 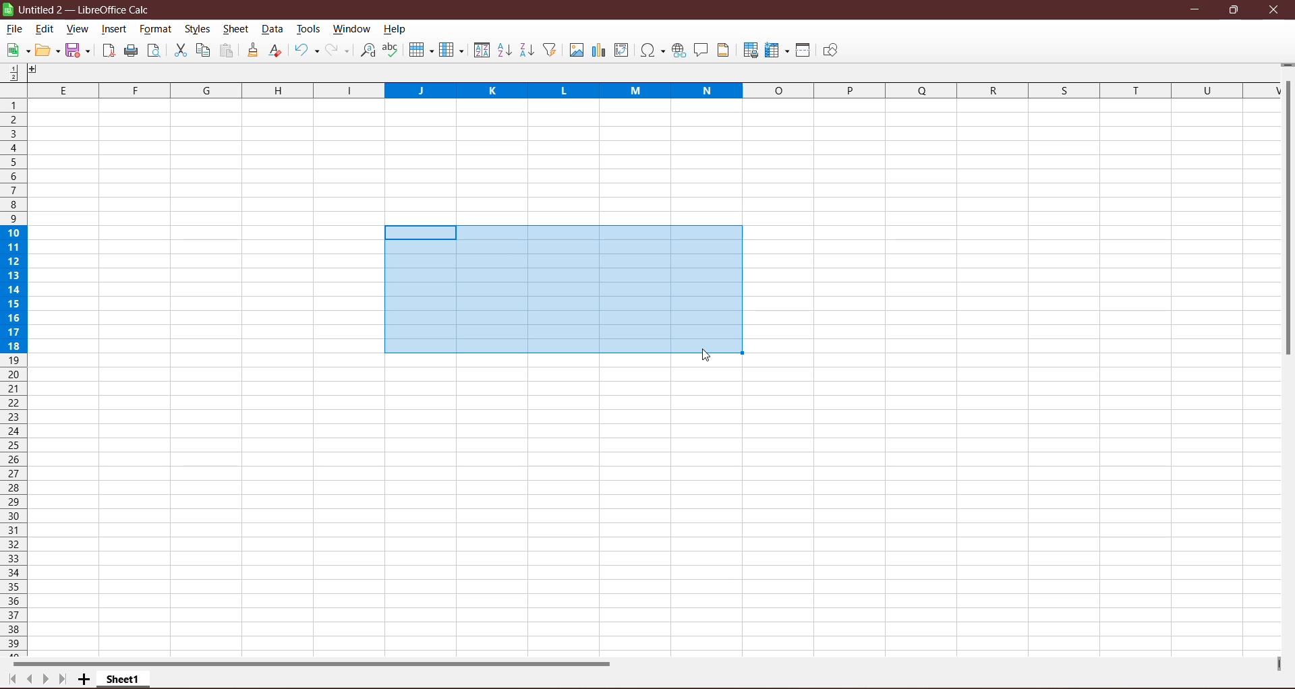 What do you see at coordinates (351, 28) in the screenshot?
I see `Window` at bounding box center [351, 28].